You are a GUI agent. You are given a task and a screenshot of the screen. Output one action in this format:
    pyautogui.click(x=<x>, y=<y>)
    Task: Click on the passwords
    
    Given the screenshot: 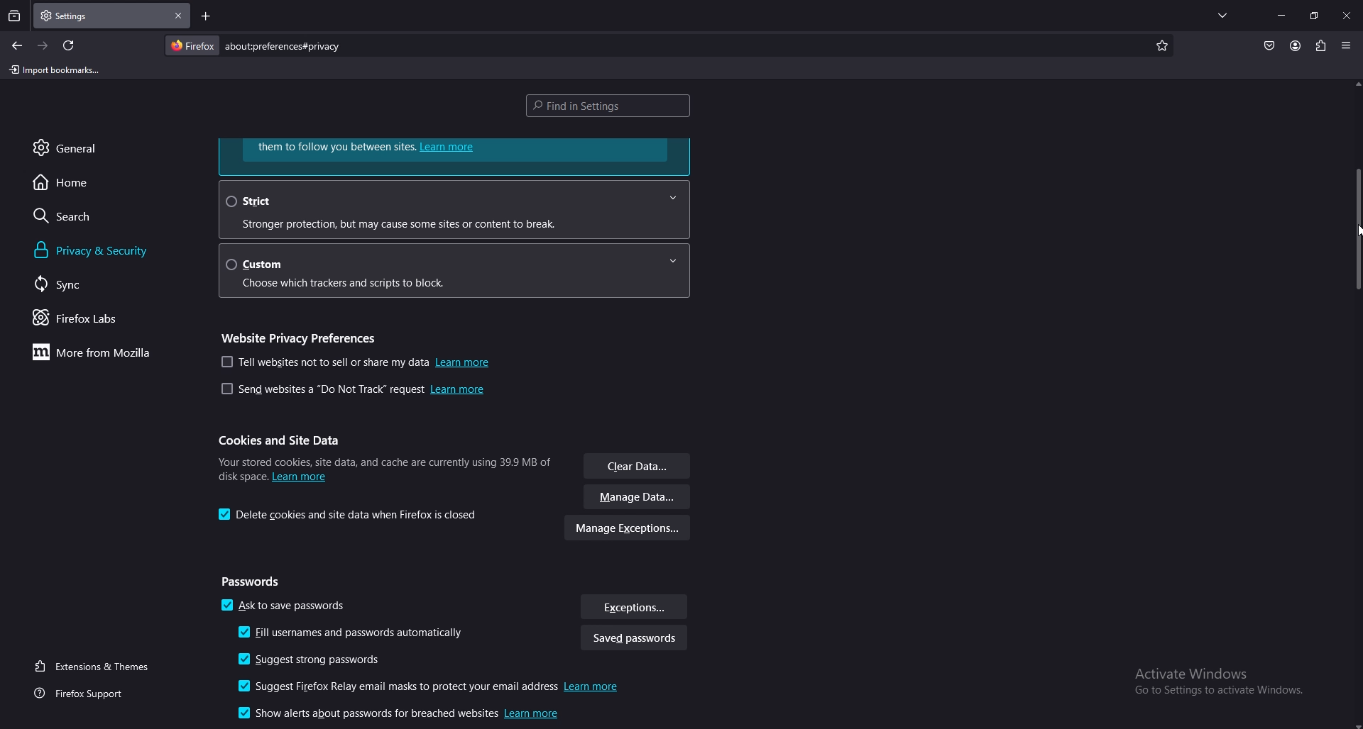 What is the action you would take?
    pyautogui.click(x=255, y=582)
    